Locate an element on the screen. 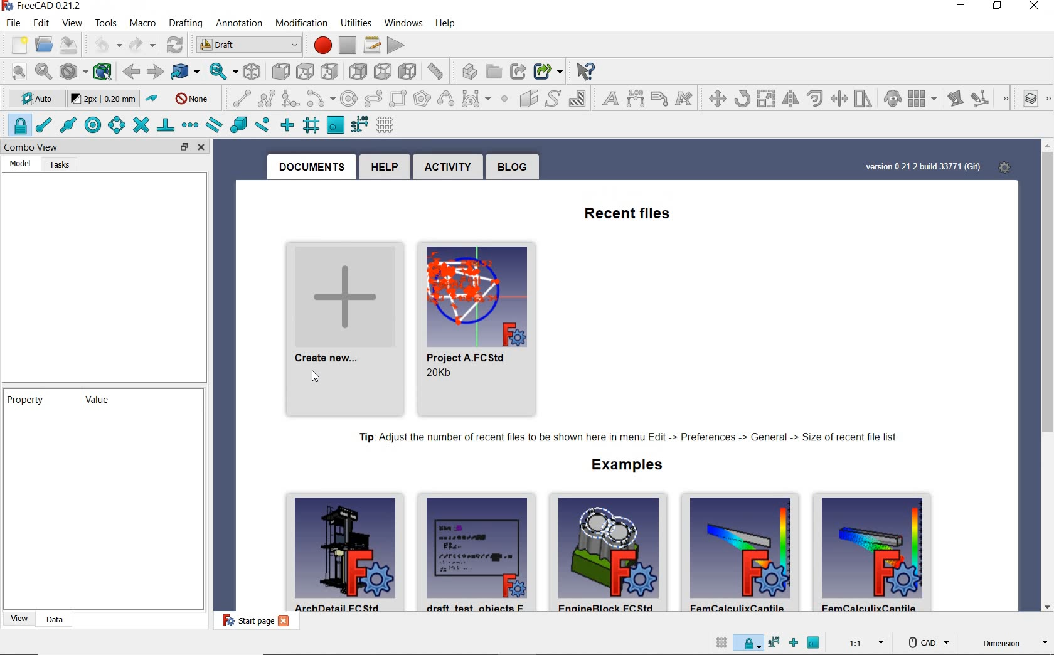 The width and height of the screenshot is (1054, 655). value is located at coordinates (99, 400).